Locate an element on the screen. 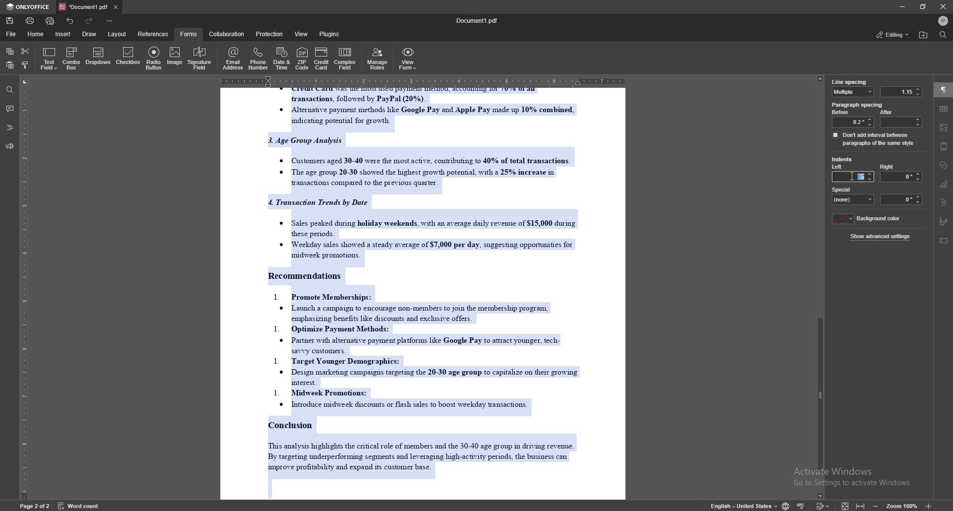  horizontal scale is located at coordinates (421, 80).